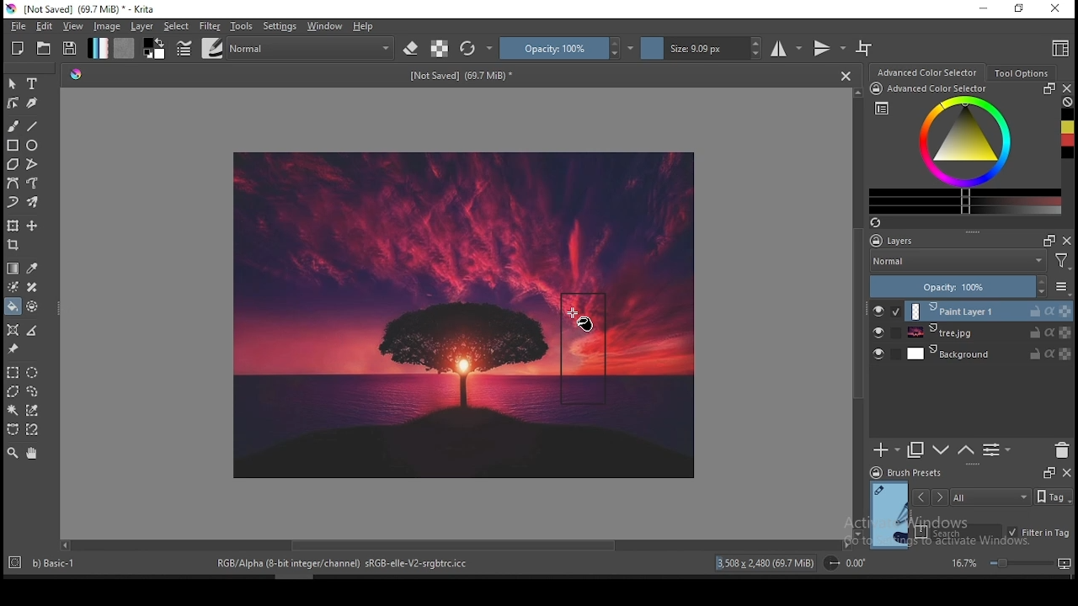 The image size is (1078, 606). Describe the element at coordinates (344, 564) in the screenshot. I see `'RGB/Alpha (8-bit integer/channel) sRGB-elle-V2-srgbtre.icc` at that location.